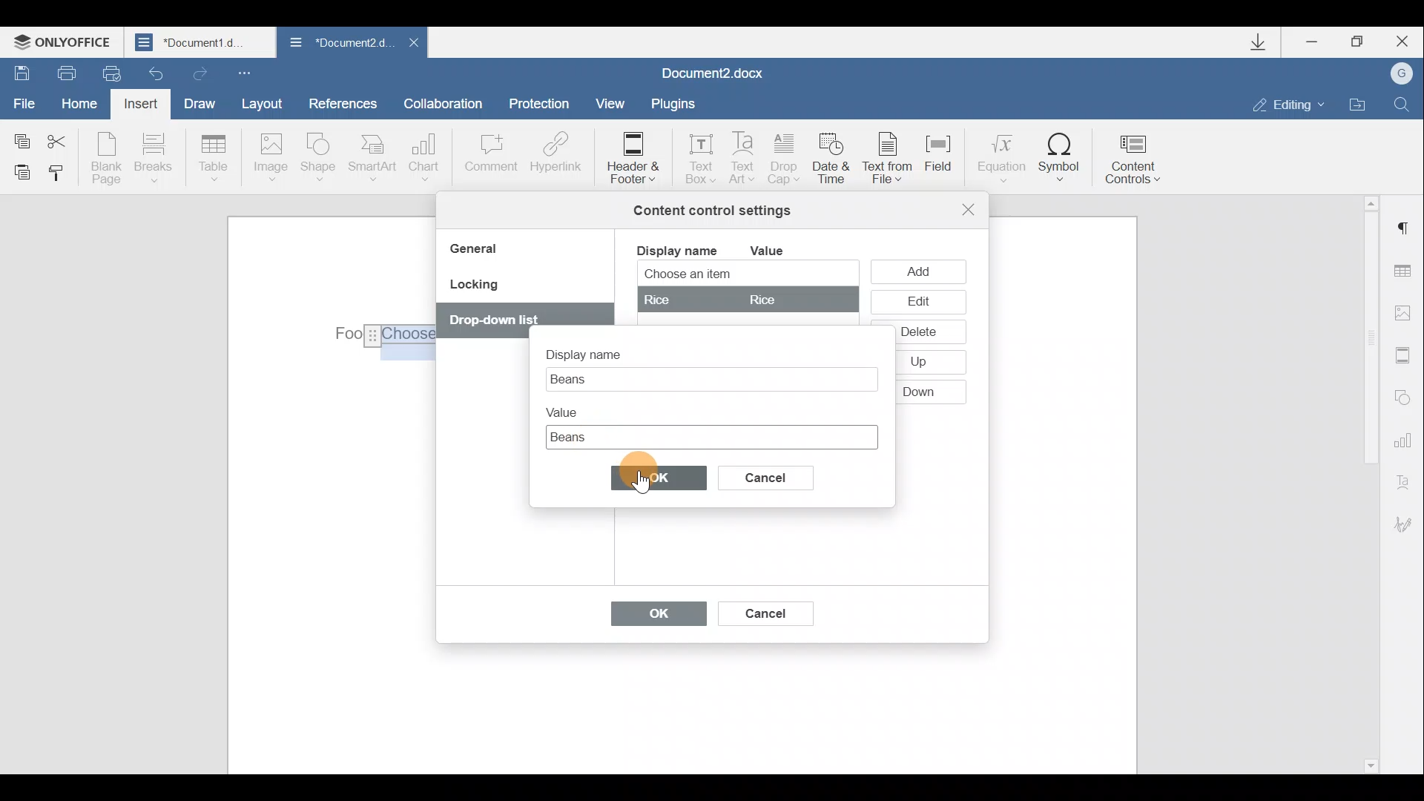  What do you see at coordinates (1000, 155) in the screenshot?
I see `Equation` at bounding box center [1000, 155].